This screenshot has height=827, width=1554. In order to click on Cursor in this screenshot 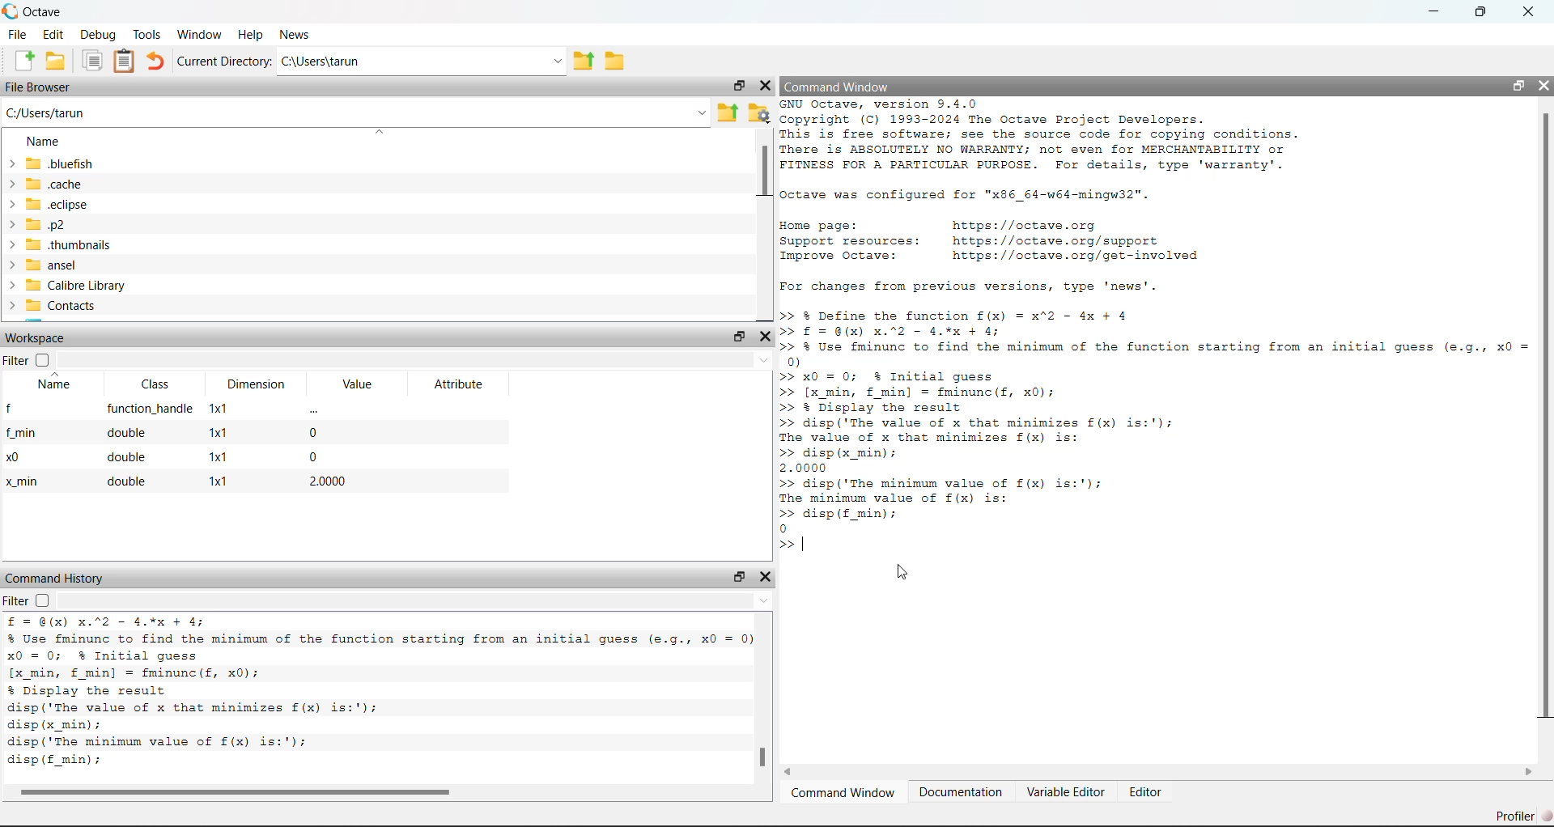, I will do `click(909, 572)`.